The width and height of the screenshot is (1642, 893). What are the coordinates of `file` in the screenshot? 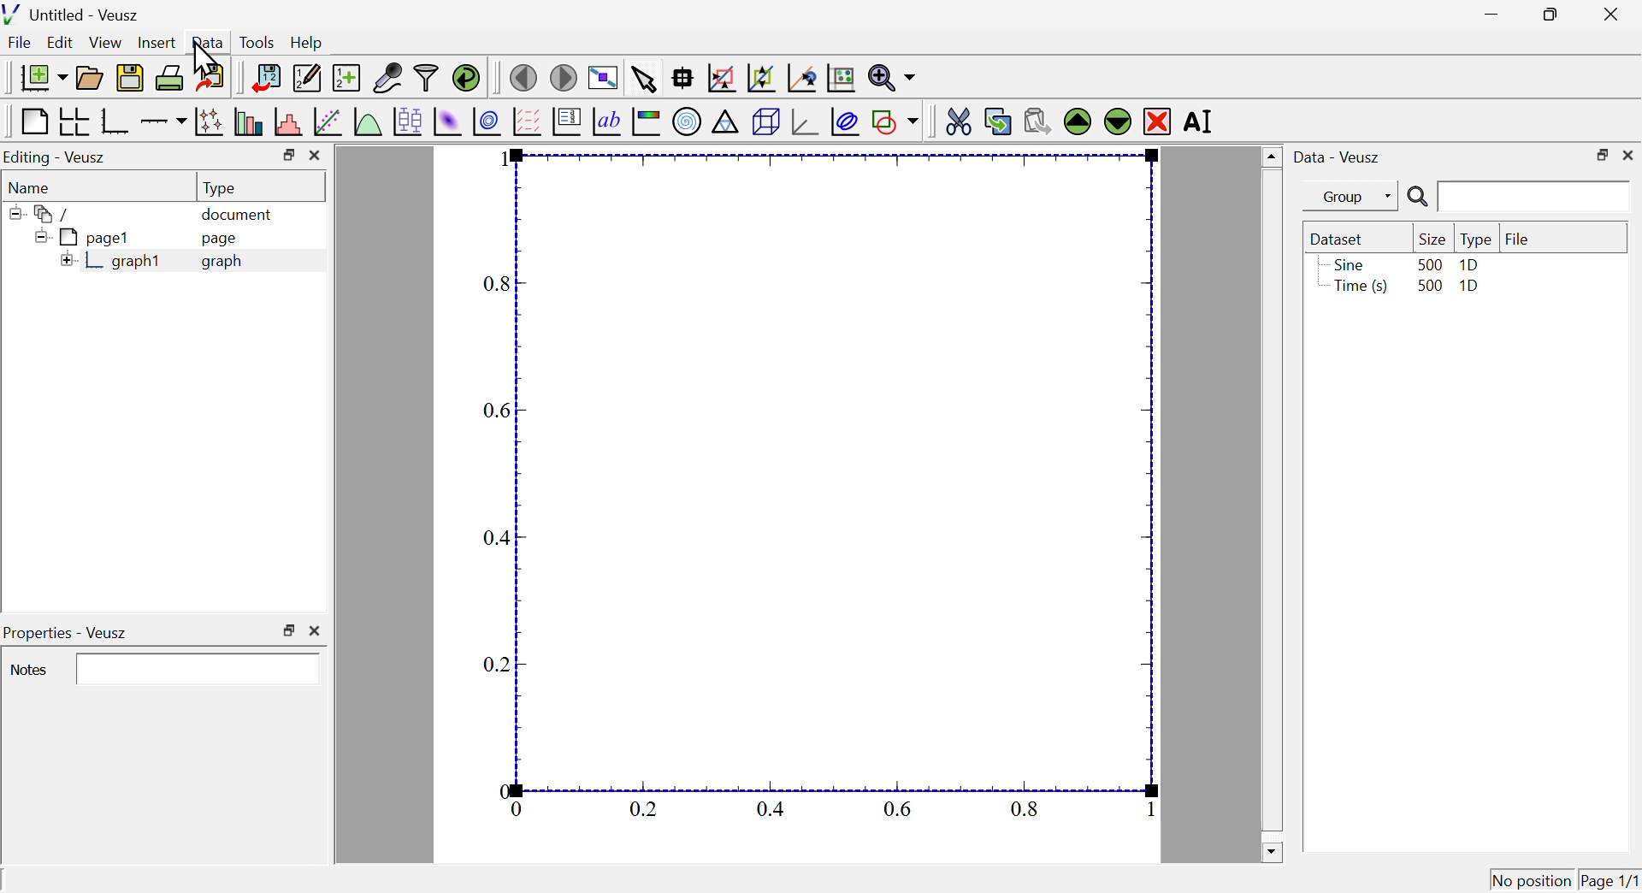 It's located at (1518, 237).